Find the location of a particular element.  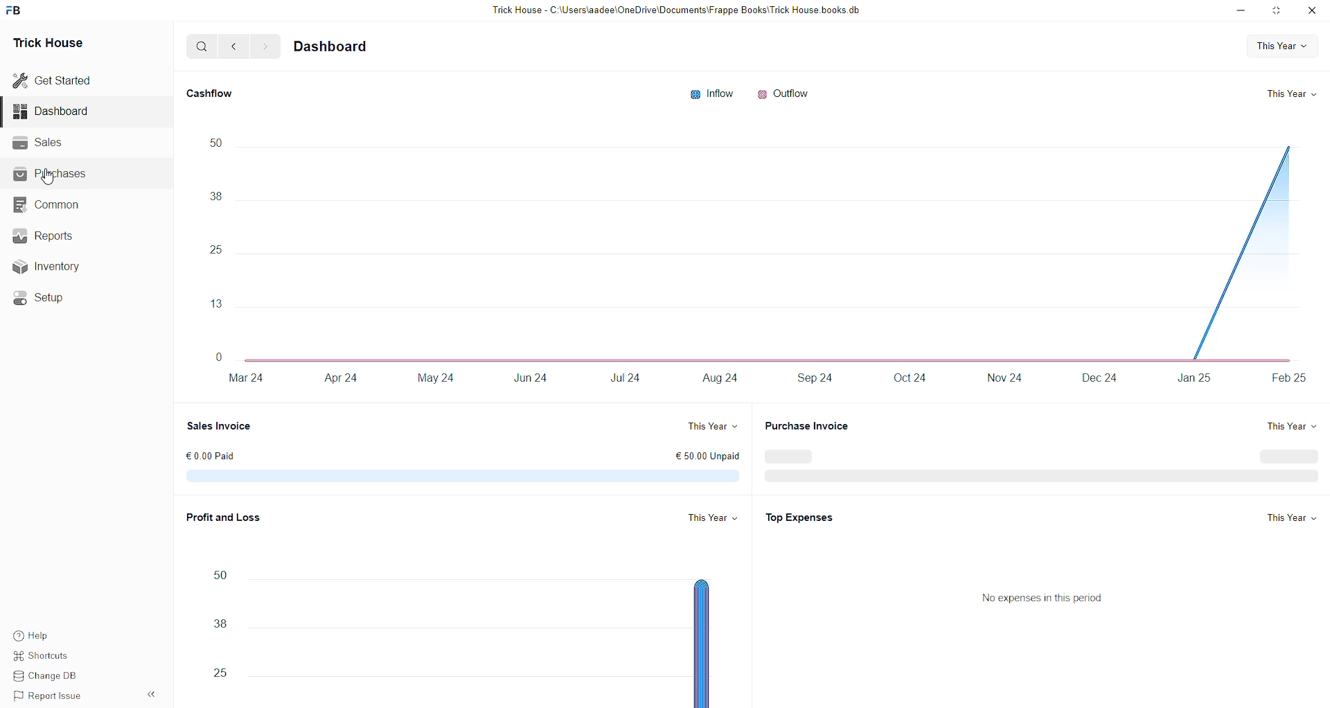

close is located at coordinates (1312, 10).